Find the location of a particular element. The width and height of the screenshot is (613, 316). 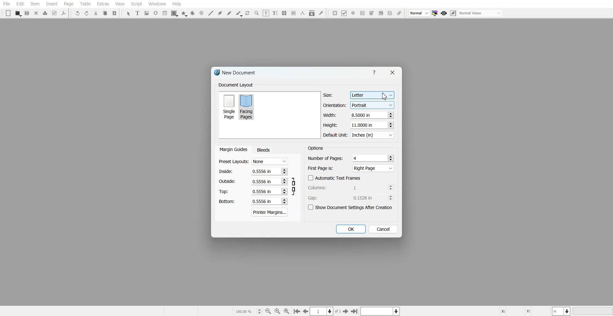

Letter is located at coordinates (372, 95).